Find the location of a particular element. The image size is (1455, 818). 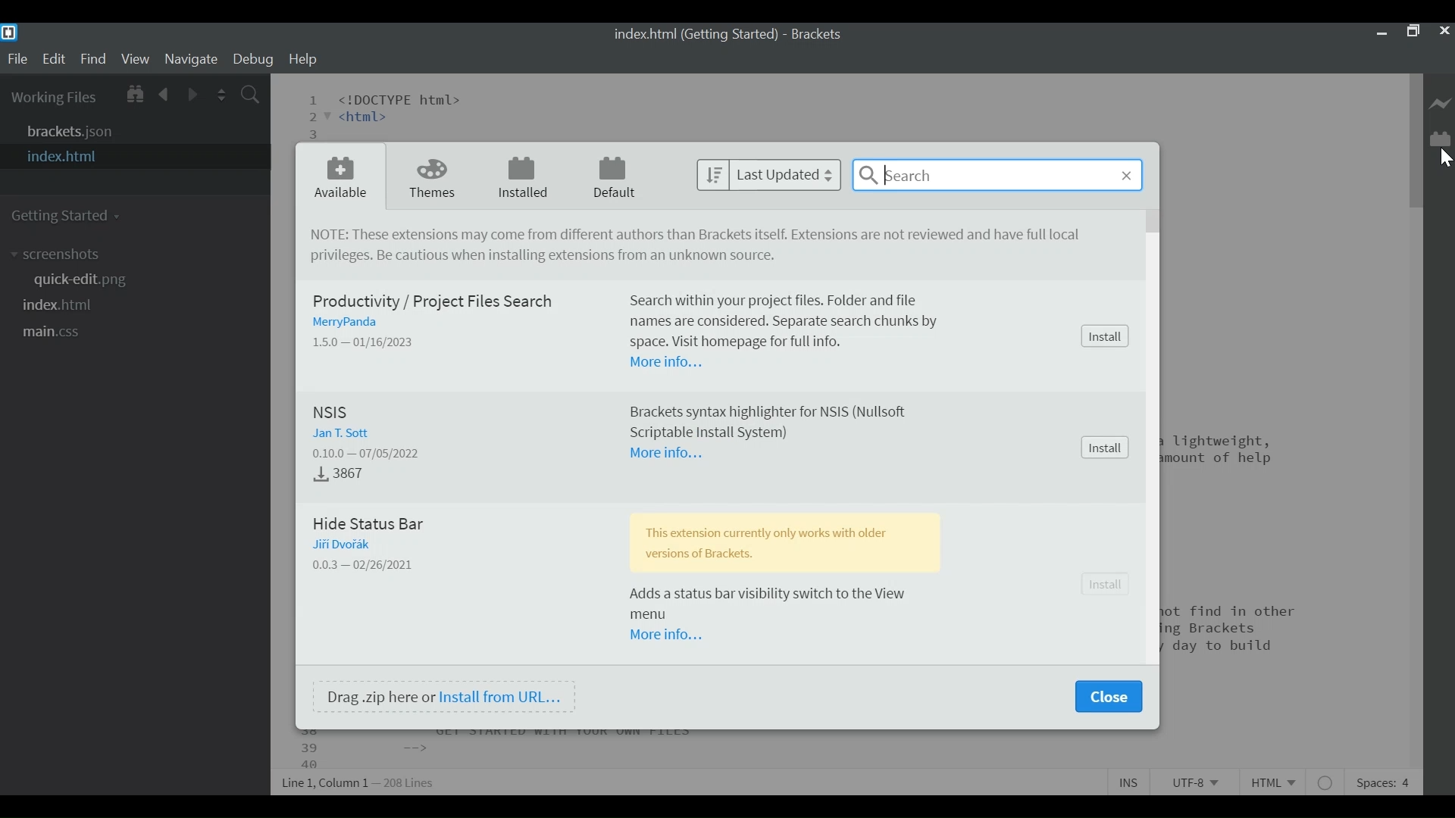

Version - Release Date is located at coordinates (368, 565).